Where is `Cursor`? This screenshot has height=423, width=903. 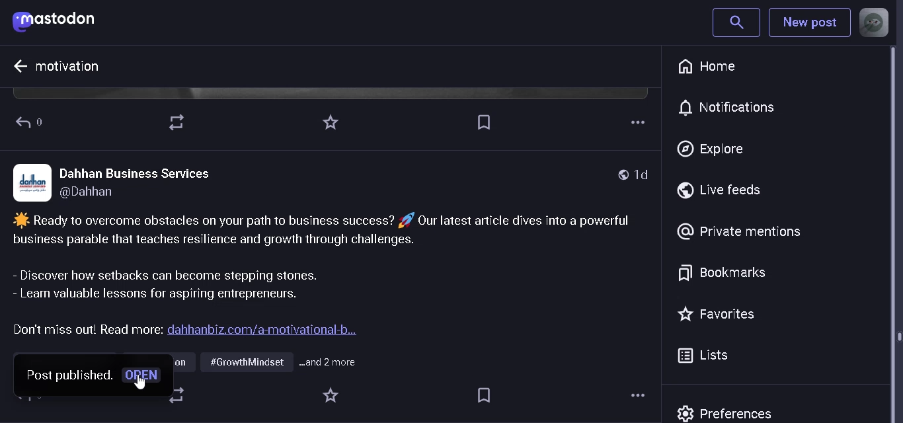 Cursor is located at coordinates (140, 387).